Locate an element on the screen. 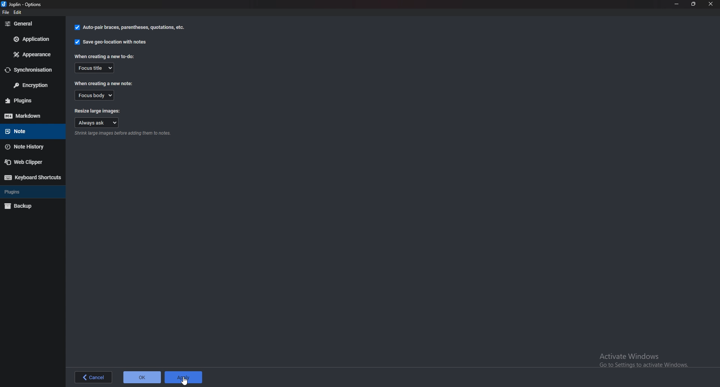  Note history is located at coordinates (31, 147).